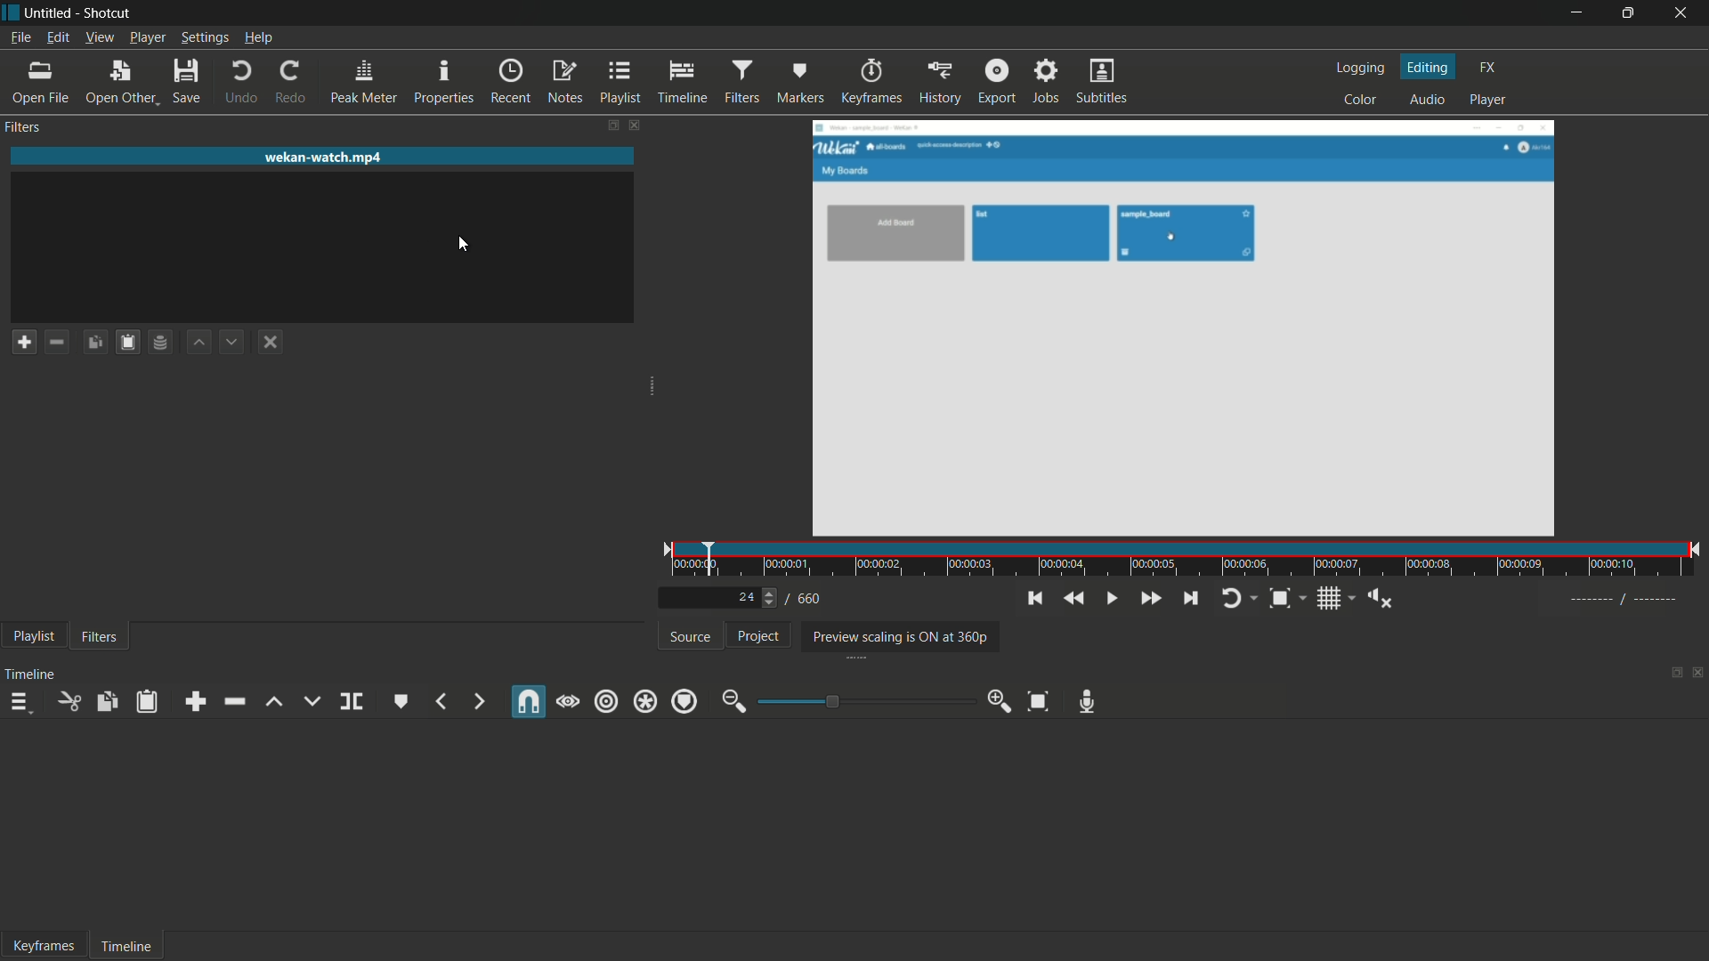 The height and width of the screenshot is (961, 1709). Describe the element at coordinates (1040, 700) in the screenshot. I see `zoom timeline to fit` at that location.